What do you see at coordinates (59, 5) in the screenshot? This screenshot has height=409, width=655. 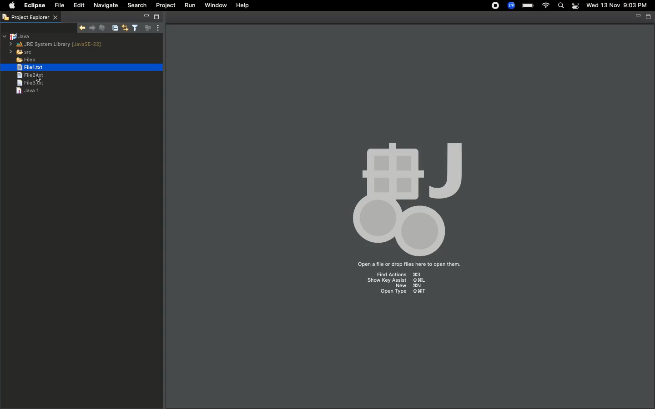 I see `File` at bounding box center [59, 5].